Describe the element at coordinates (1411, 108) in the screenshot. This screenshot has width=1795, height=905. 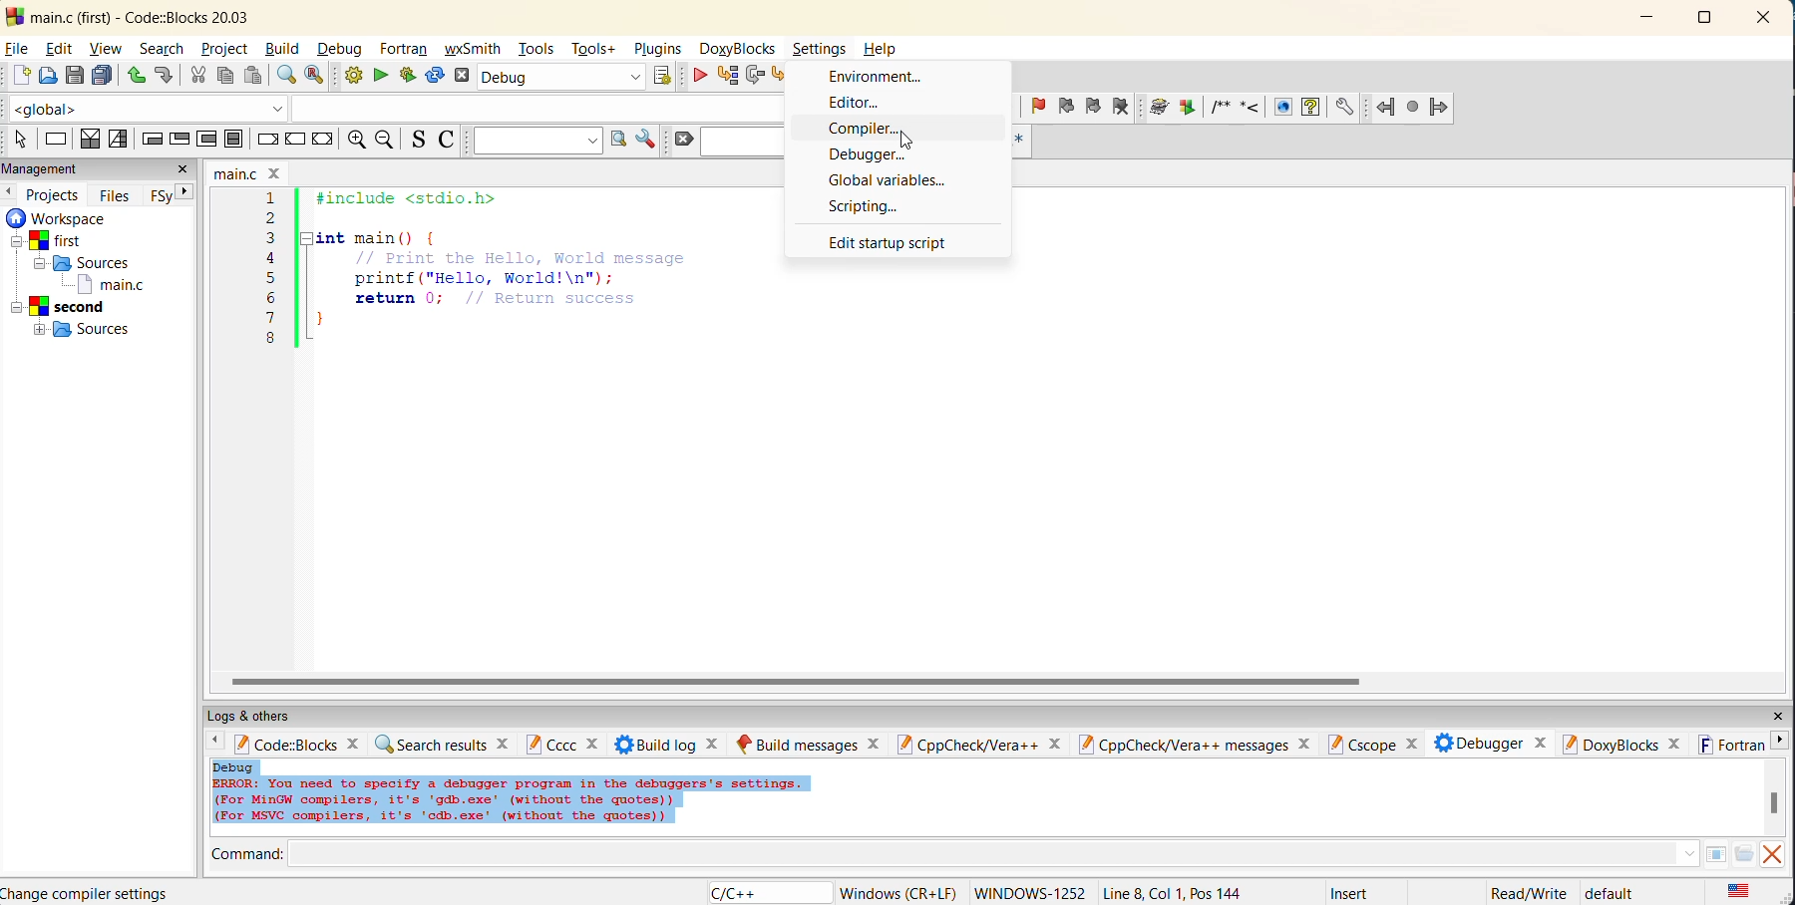
I see `Last jump` at that location.